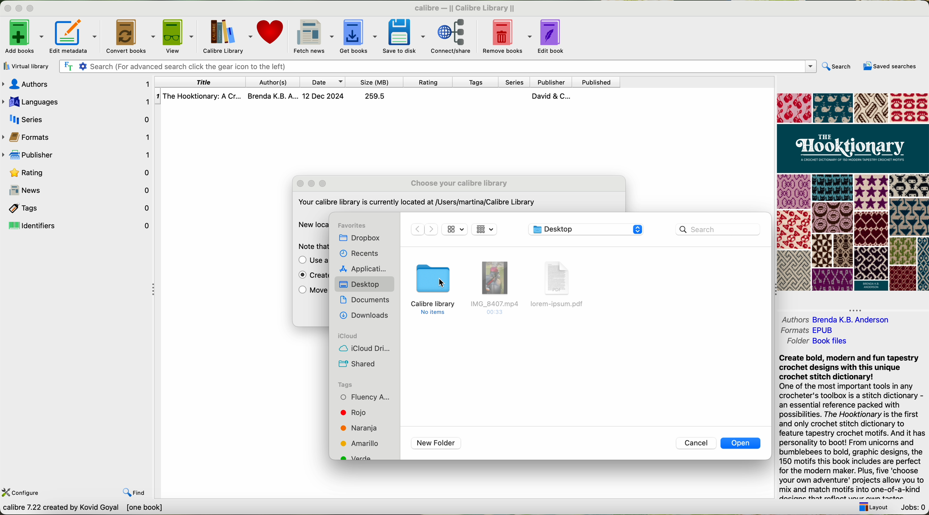 The width and height of the screenshot is (929, 515). I want to click on tags, so click(345, 385).